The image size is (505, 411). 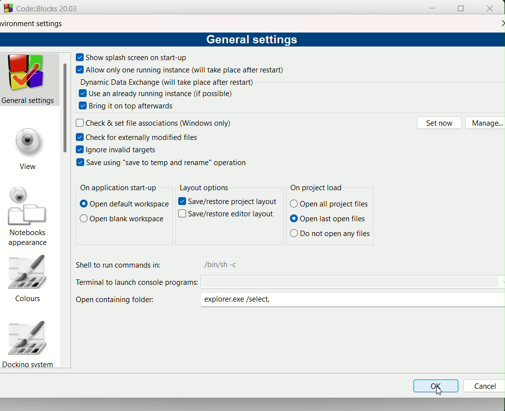 What do you see at coordinates (436, 387) in the screenshot?
I see `ok` at bounding box center [436, 387].